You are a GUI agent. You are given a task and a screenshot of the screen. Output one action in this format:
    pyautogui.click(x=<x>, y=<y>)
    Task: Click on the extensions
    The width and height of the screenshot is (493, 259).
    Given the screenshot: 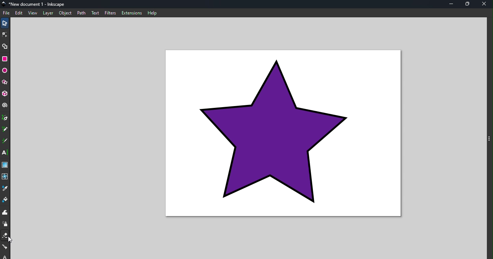 What is the action you would take?
    pyautogui.click(x=132, y=13)
    